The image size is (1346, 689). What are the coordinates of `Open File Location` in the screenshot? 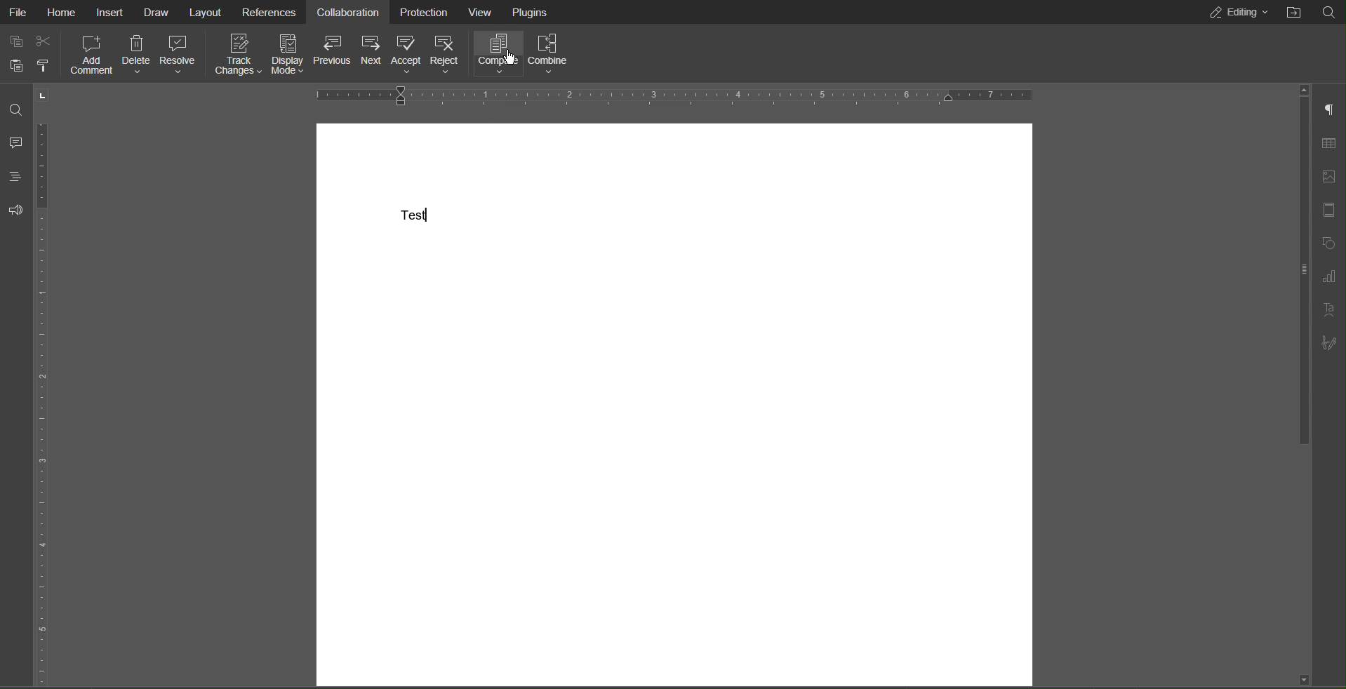 It's located at (1293, 13).